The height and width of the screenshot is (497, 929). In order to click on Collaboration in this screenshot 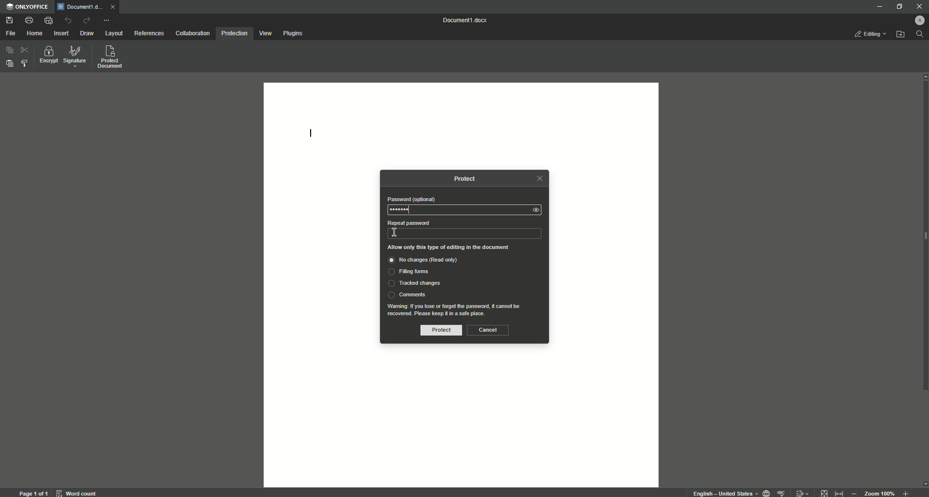, I will do `click(193, 33)`.